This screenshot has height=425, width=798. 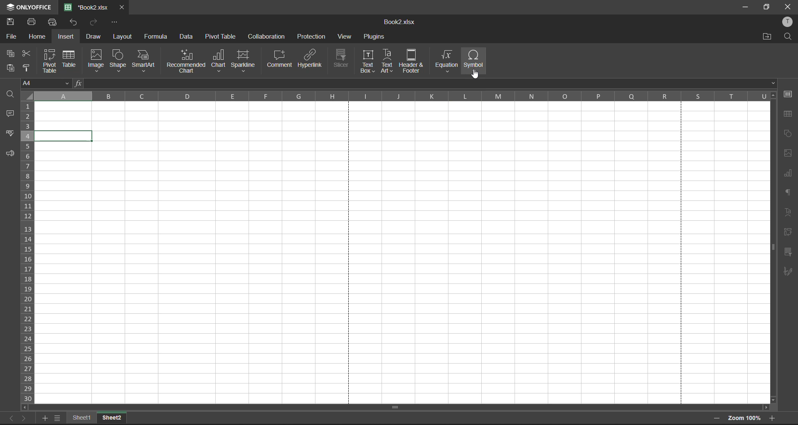 What do you see at coordinates (788, 115) in the screenshot?
I see `table` at bounding box center [788, 115].